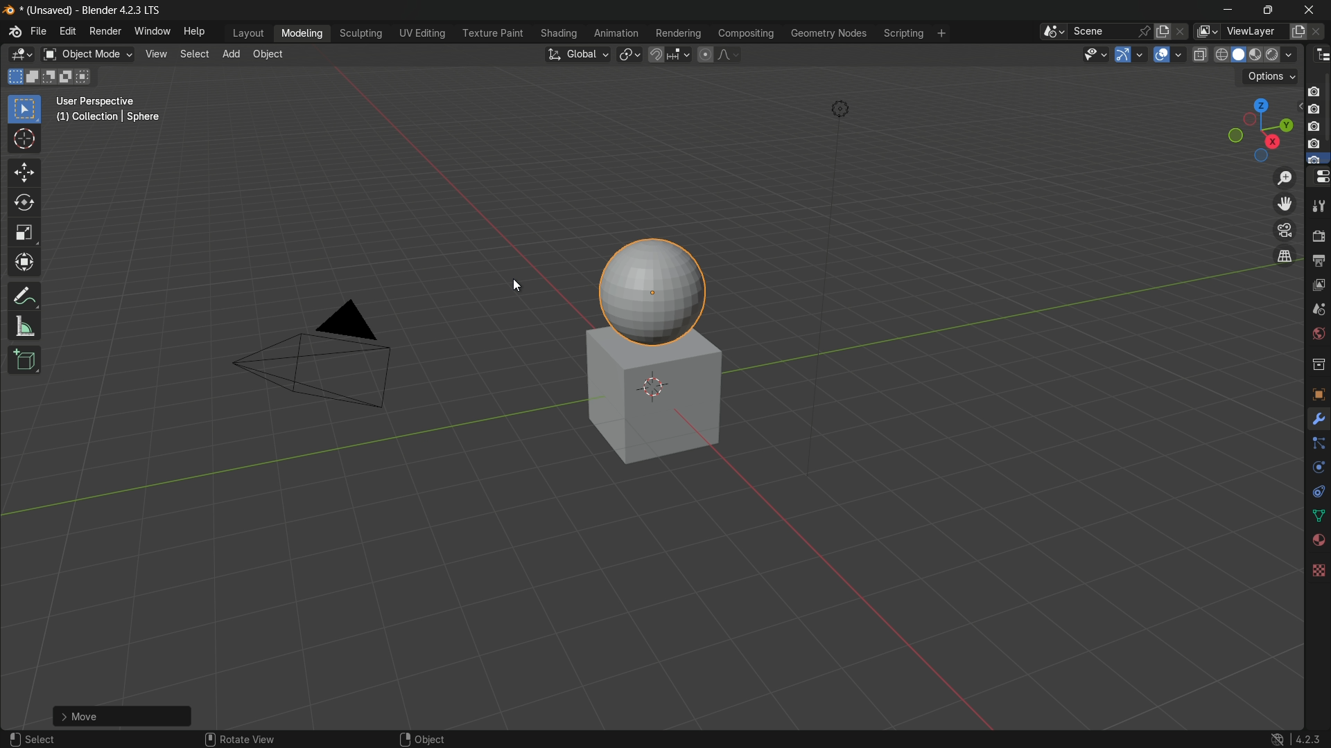 This screenshot has height=748, width=1331. What do you see at coordinates (24, 175) in the screenshot?
I see `move` at bounding box center [24, 175].